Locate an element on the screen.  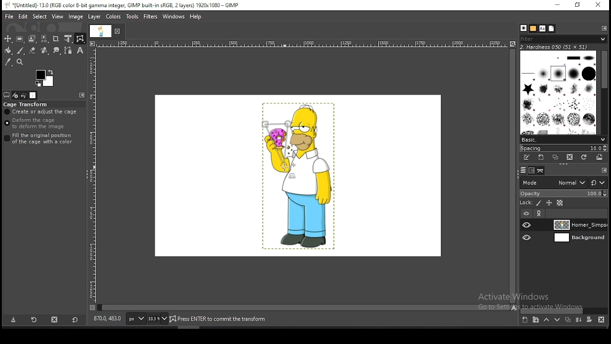
tools is located at coordinates (133, 17).